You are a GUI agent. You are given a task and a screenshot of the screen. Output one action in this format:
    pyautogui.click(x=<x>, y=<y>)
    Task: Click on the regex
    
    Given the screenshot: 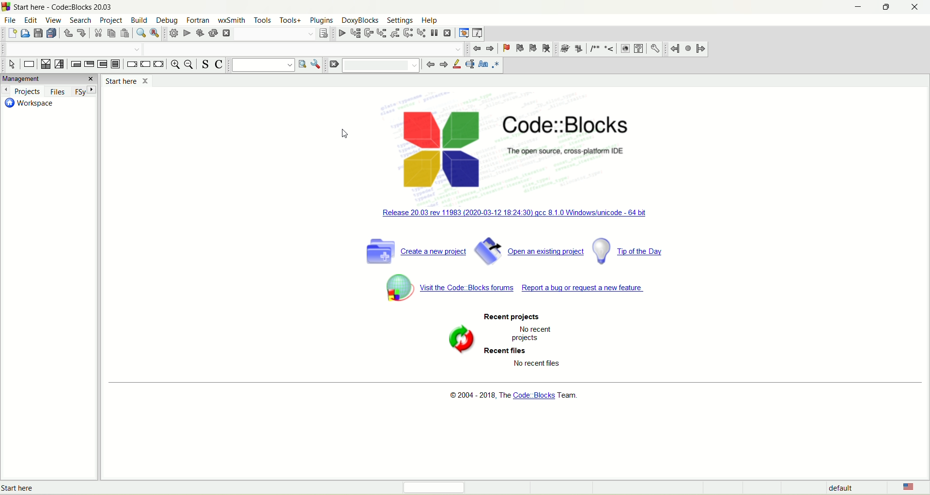 What is the action you would take?
    pyautogui.click(x=496, y=66)
    